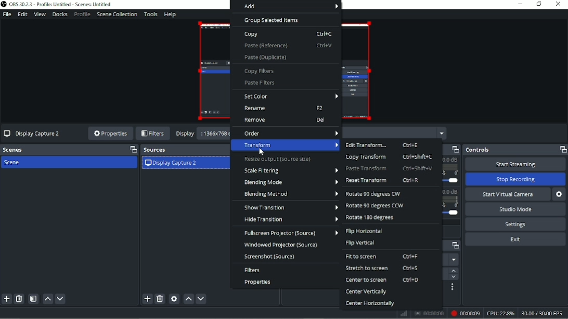 Image resolution: width=568 pixels, height=319 pixels. I want to click on Flip horizontal, so click(365, 231).